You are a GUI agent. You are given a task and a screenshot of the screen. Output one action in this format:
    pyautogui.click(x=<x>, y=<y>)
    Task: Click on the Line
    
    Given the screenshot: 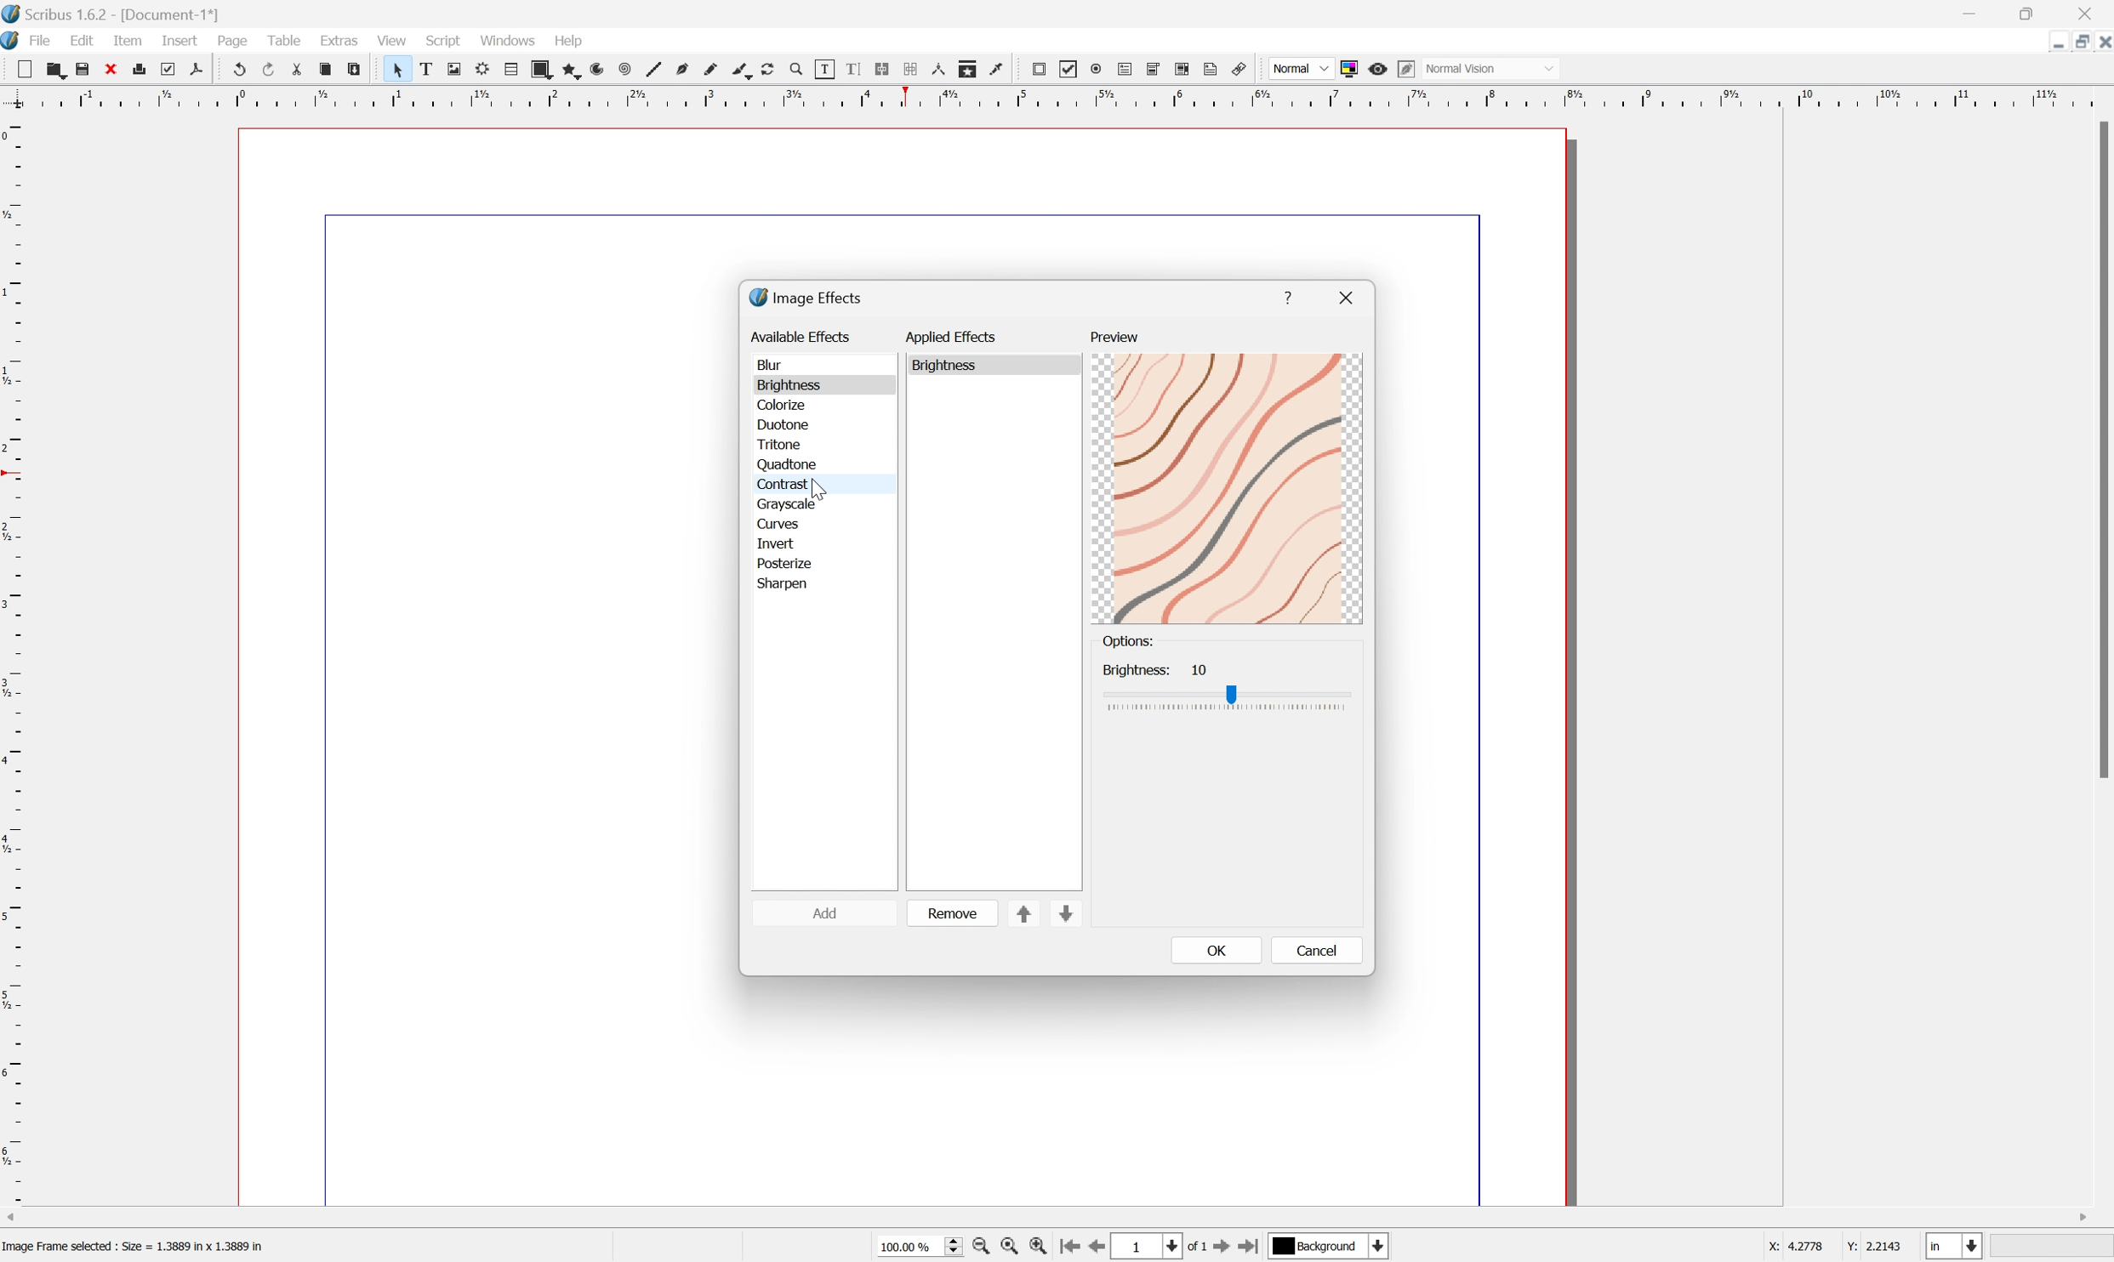 What is the action you would take?
    pyautogui.click(x=658, y=66)
    